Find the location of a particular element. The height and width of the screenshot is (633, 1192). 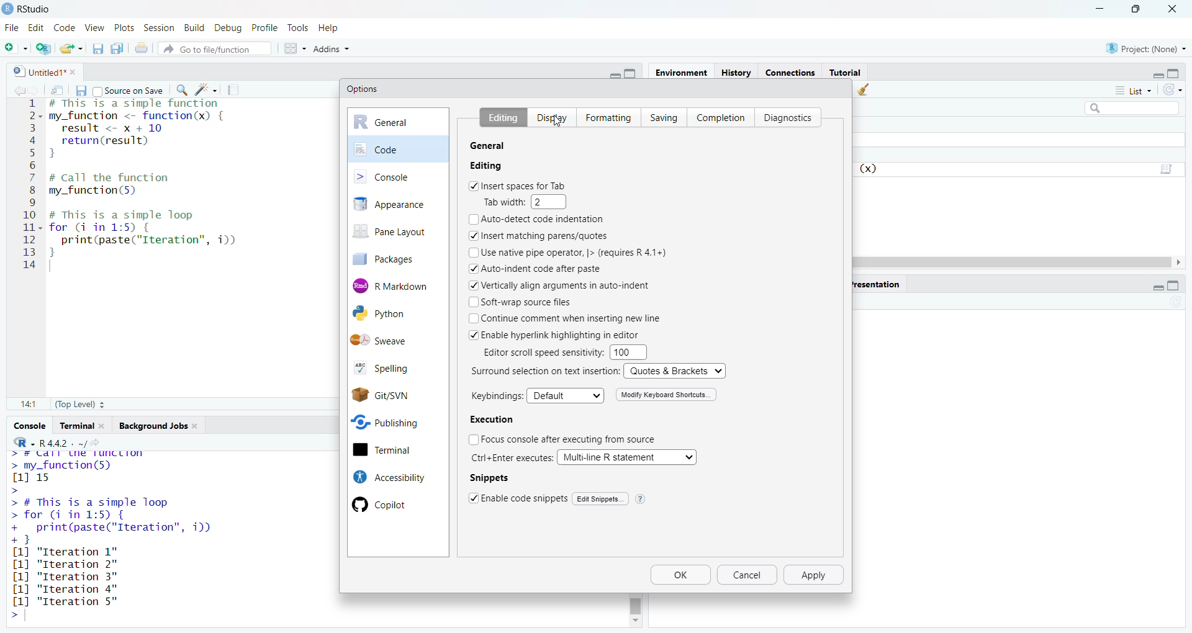

function (x) is located at coordinates (870, 169).